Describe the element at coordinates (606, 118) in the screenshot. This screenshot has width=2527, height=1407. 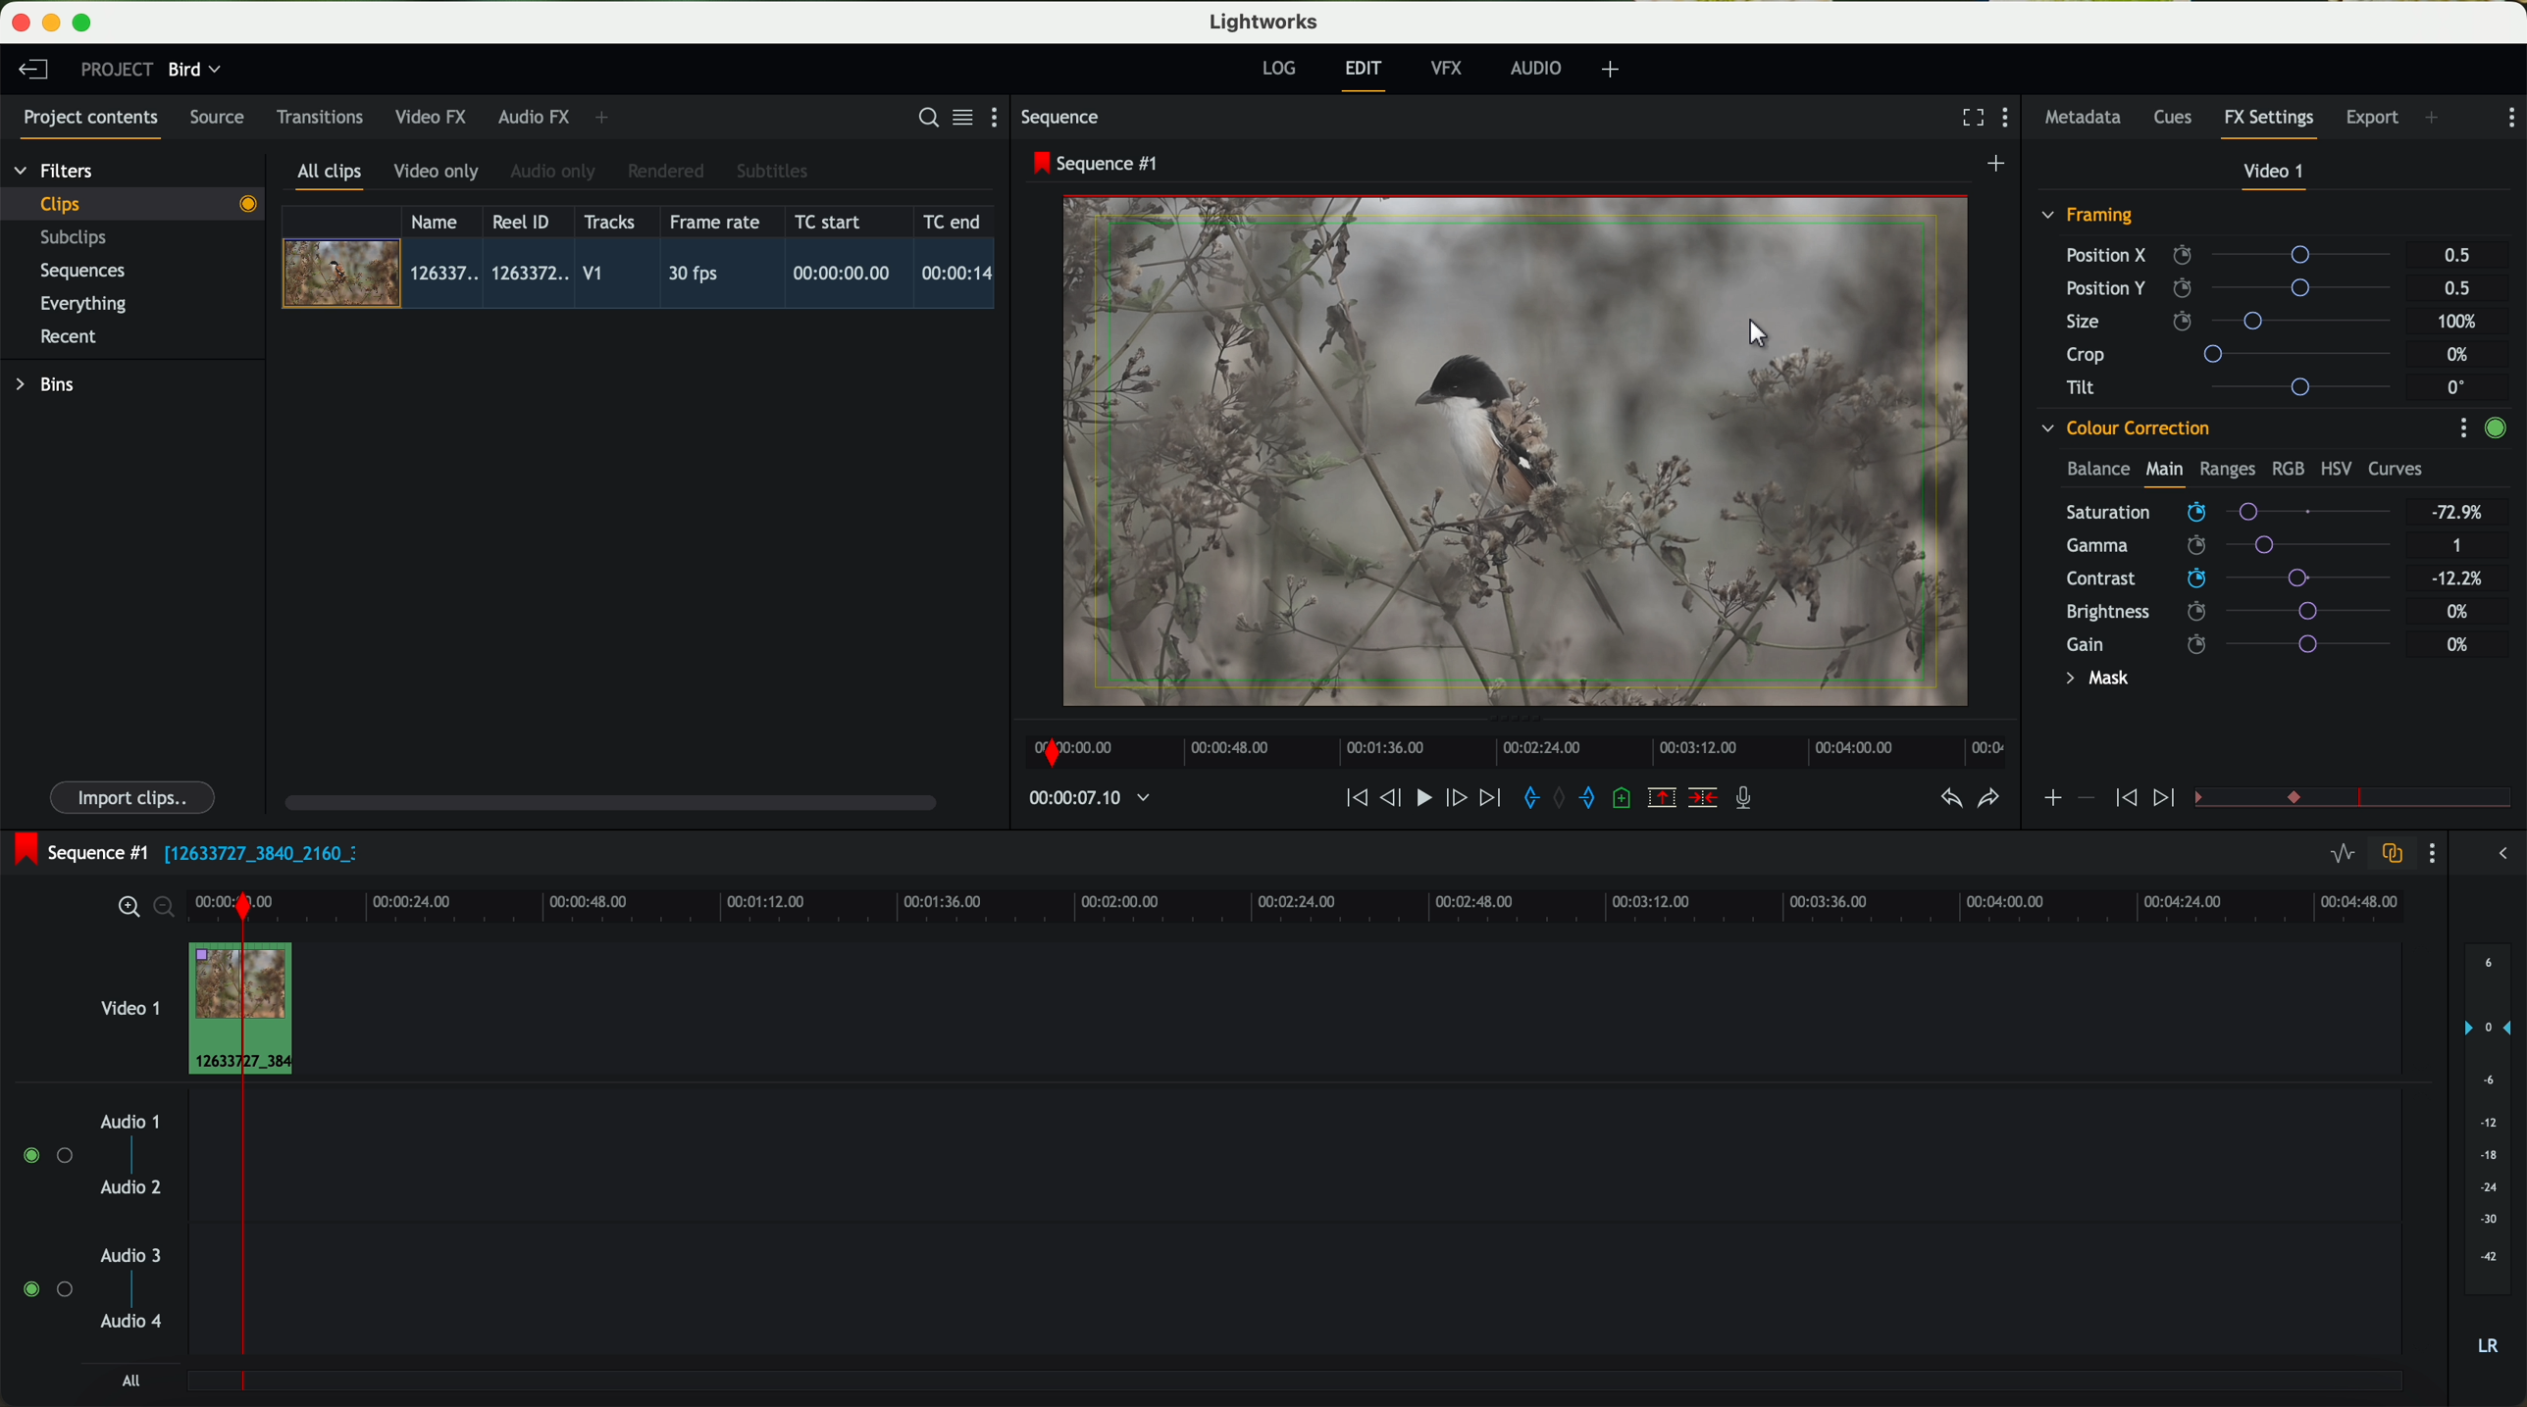
I see `add panel` at that location.